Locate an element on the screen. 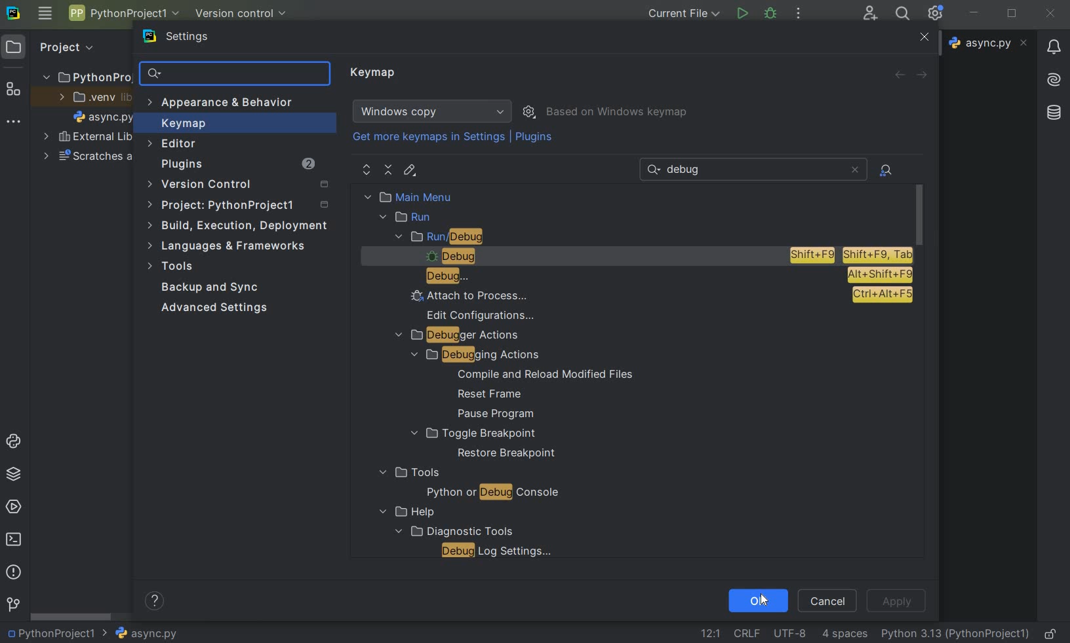 The width and height of the screenshot is (1070, 643). reset frame is located at coordinates (486, 395).